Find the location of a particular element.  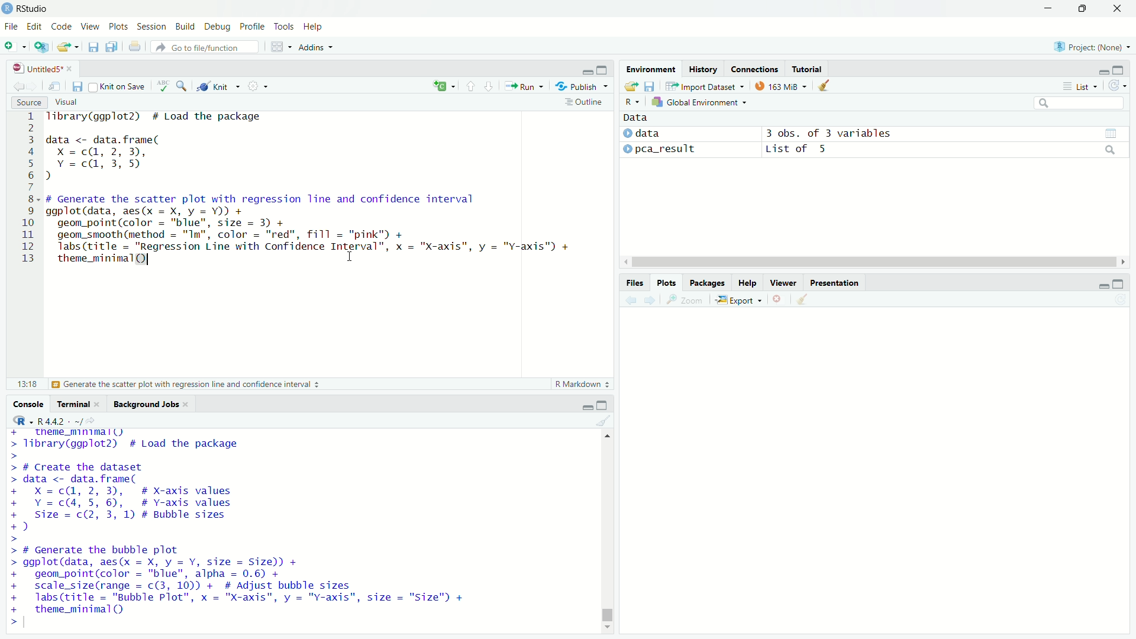

Outline is located at coordinates (585, 102).